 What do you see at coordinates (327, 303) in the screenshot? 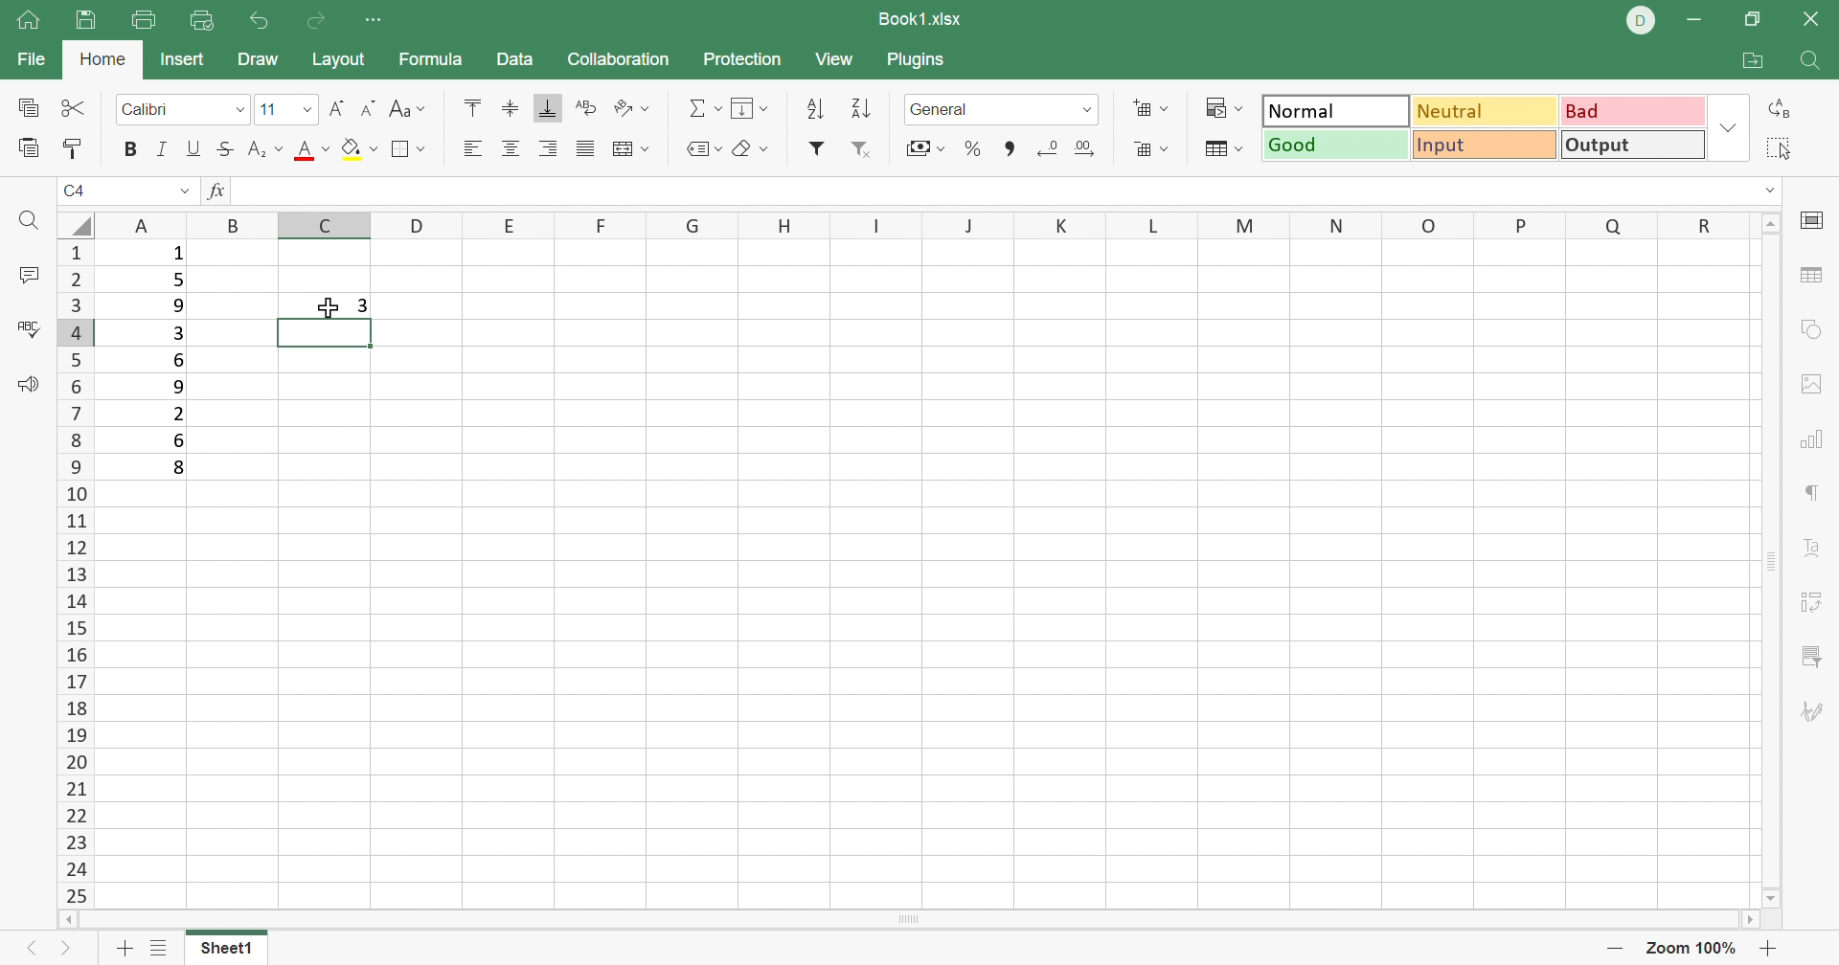
I see `Cursor` at bounding box center [327, 303].